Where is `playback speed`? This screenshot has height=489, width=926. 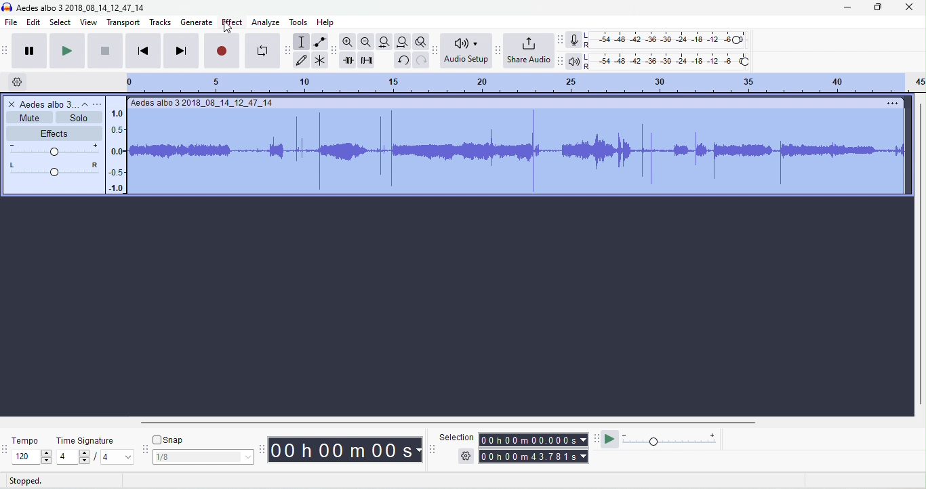
playback speed is located at coordinates (672, 440).